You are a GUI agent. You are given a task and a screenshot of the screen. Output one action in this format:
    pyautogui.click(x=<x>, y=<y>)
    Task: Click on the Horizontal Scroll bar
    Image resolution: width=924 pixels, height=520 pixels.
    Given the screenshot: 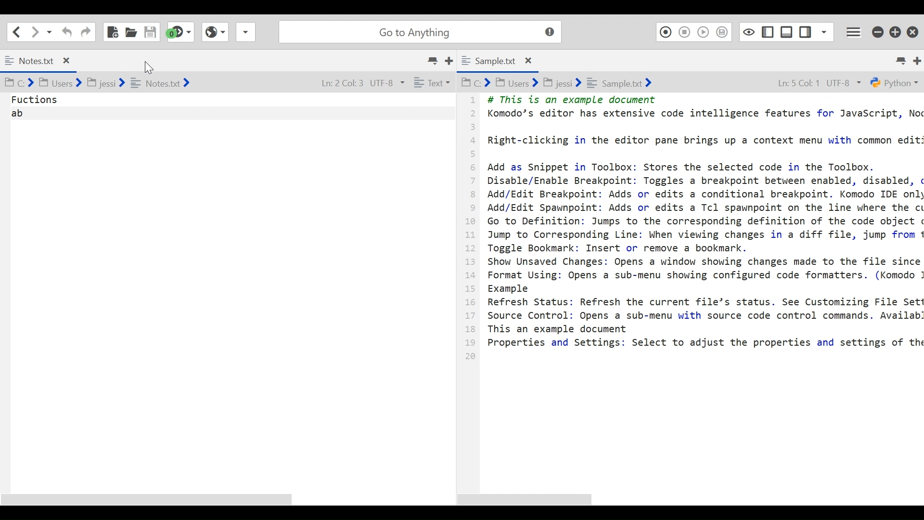 What is the action you would take?
    pyautogui.click(x=530, y=499)
    